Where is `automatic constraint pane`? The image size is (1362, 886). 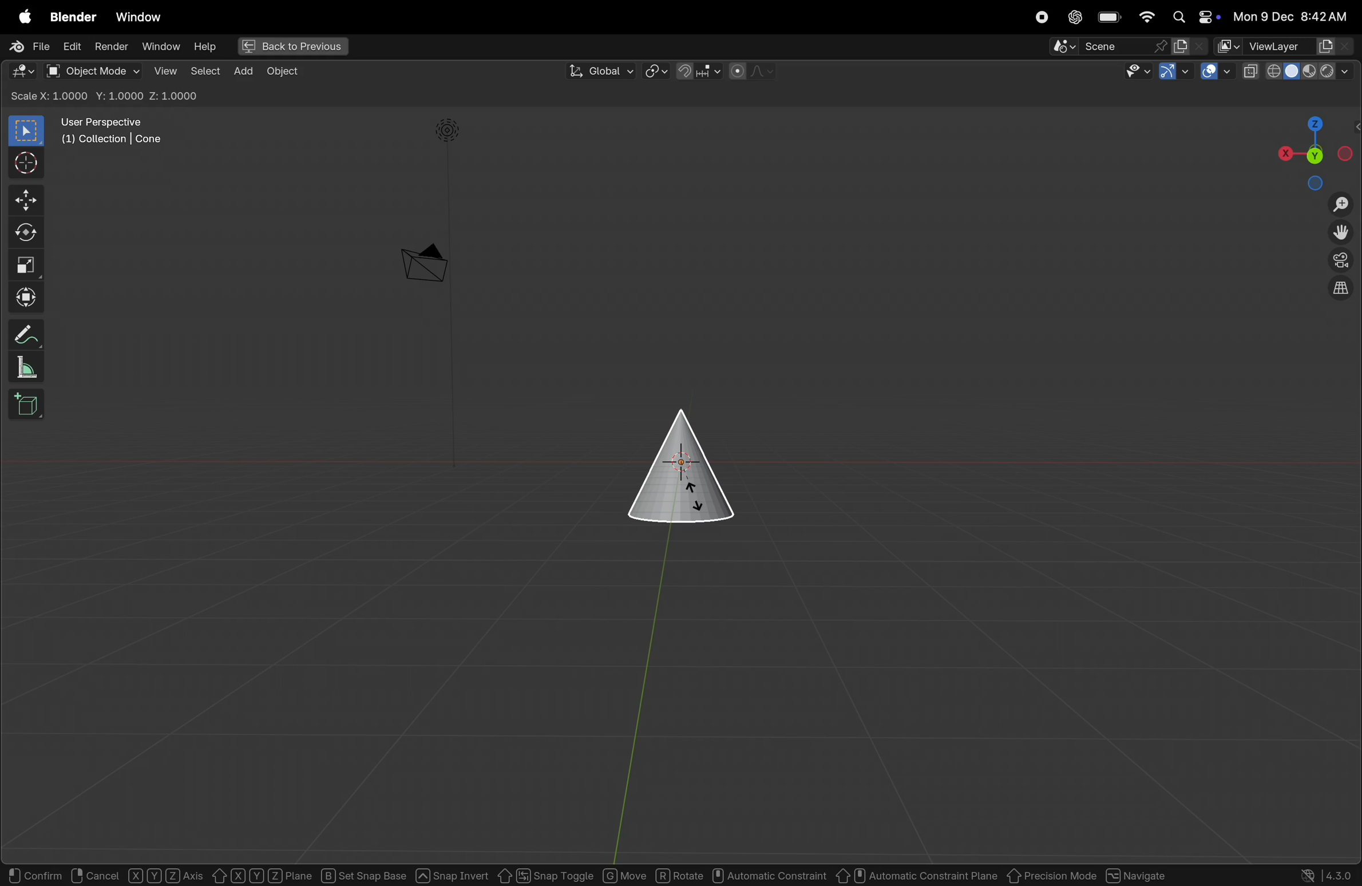 automatic constraint pane is located at coordinates (913, 875).